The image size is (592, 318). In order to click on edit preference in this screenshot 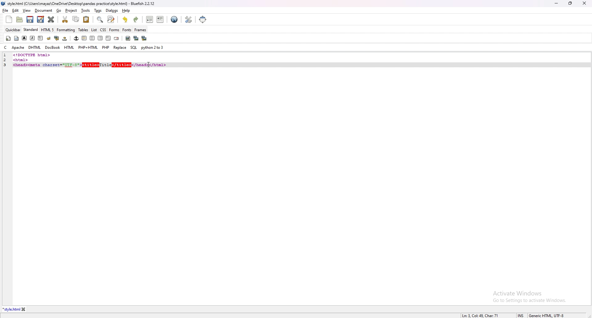, I will do `click(188, 19)`.